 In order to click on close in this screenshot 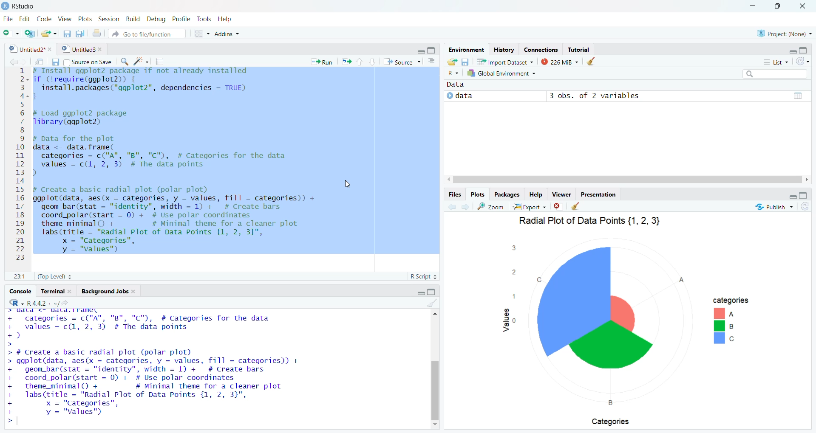, I will do `click(558, 207)`.